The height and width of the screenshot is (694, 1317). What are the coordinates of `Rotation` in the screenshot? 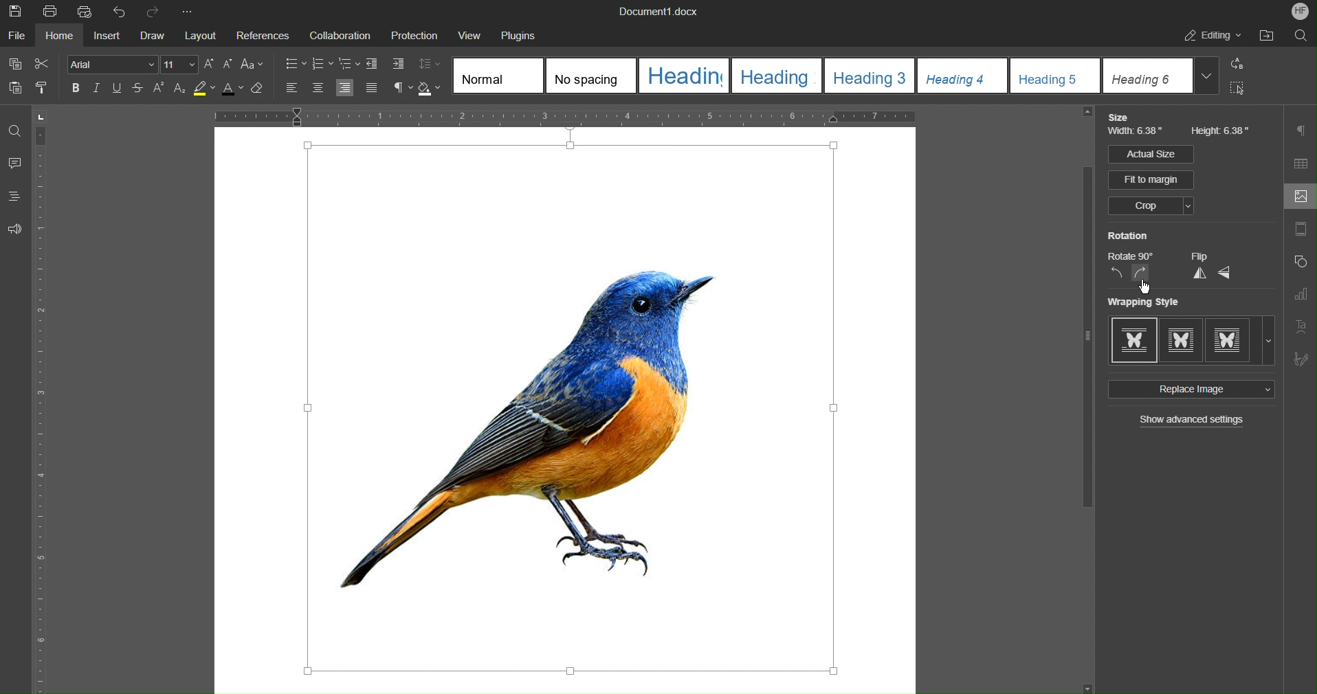 It's located at (1129, 235).